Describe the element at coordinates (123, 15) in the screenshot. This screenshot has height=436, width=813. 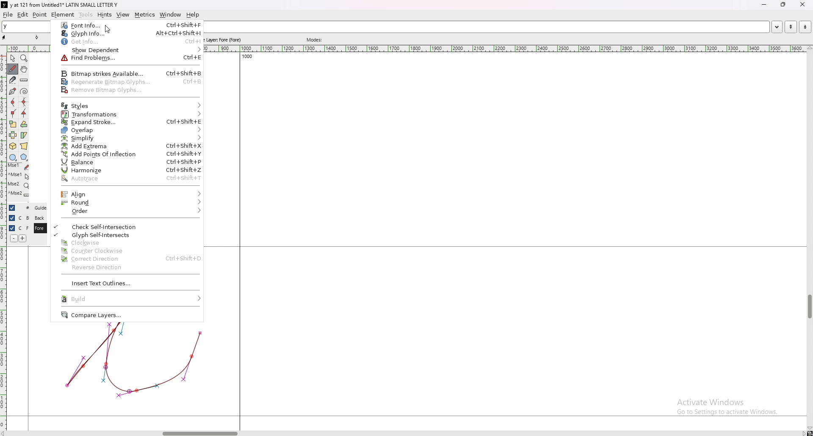
I see `view` at that location.